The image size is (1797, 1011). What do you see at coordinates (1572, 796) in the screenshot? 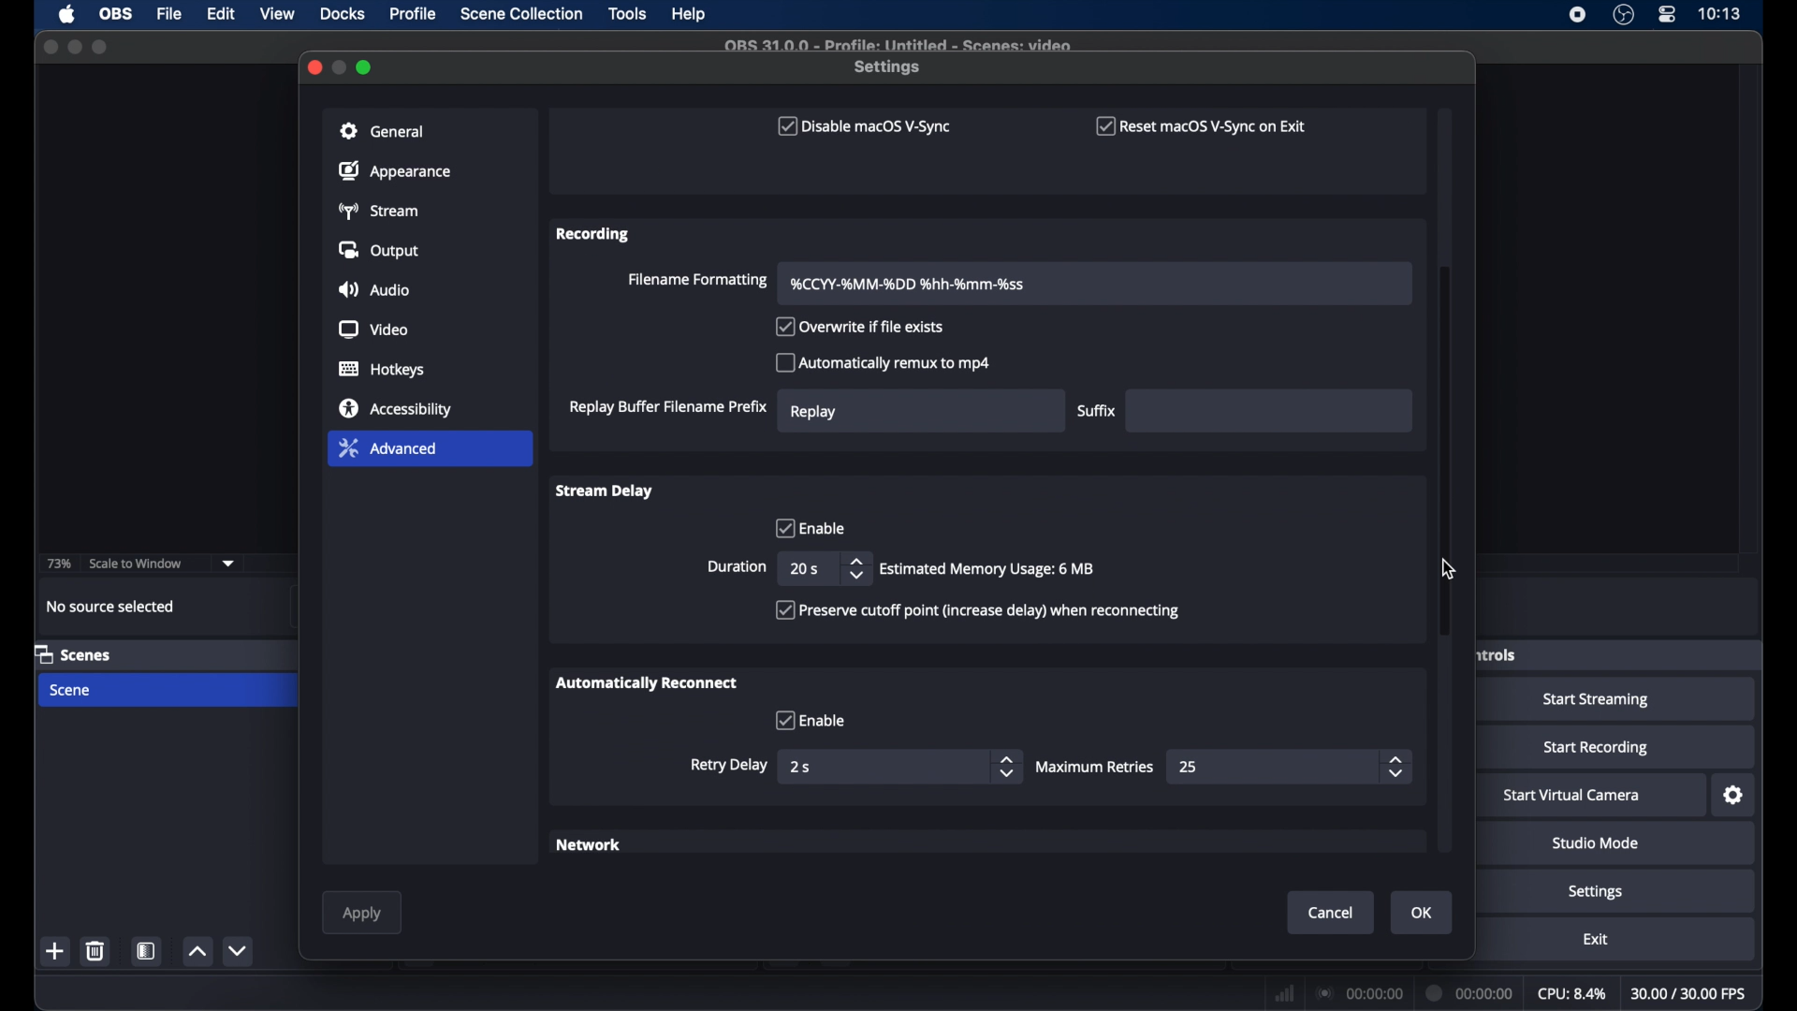
I see `start virtual camera` at bounding box center [1572, 796].